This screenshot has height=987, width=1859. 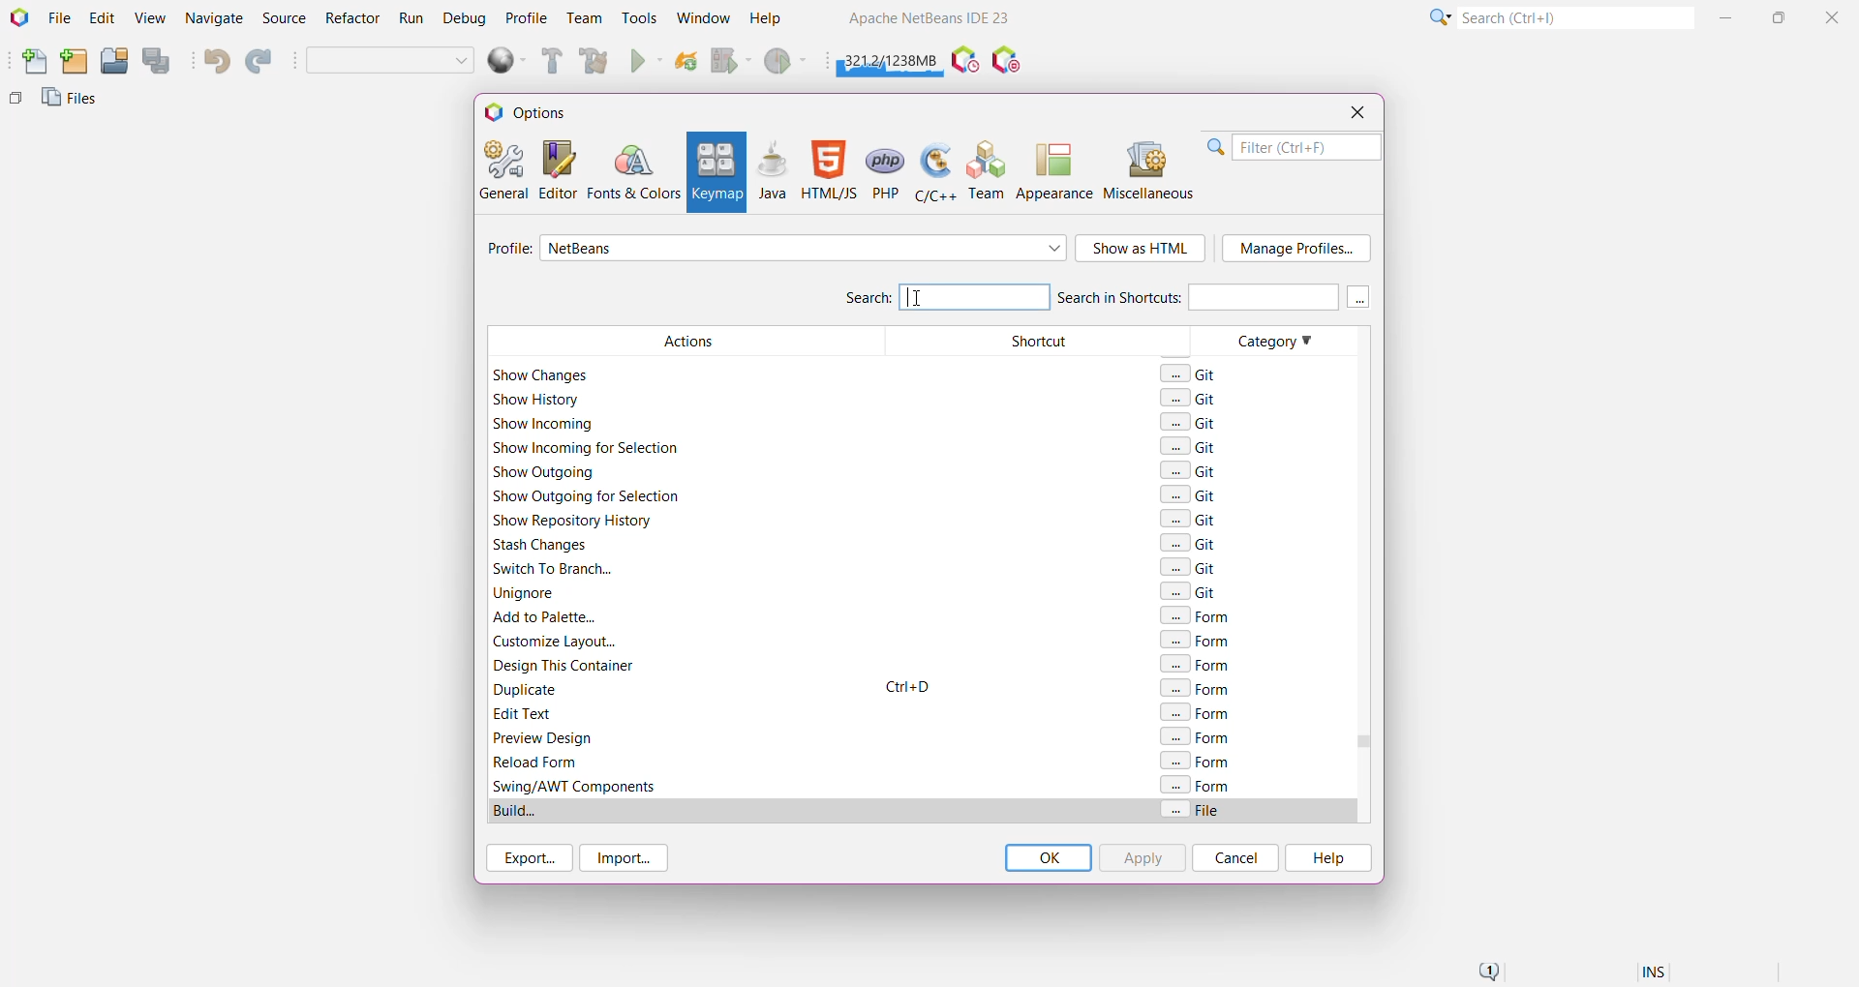 I want to click on Build Main Project, so click(x=549, y=61).